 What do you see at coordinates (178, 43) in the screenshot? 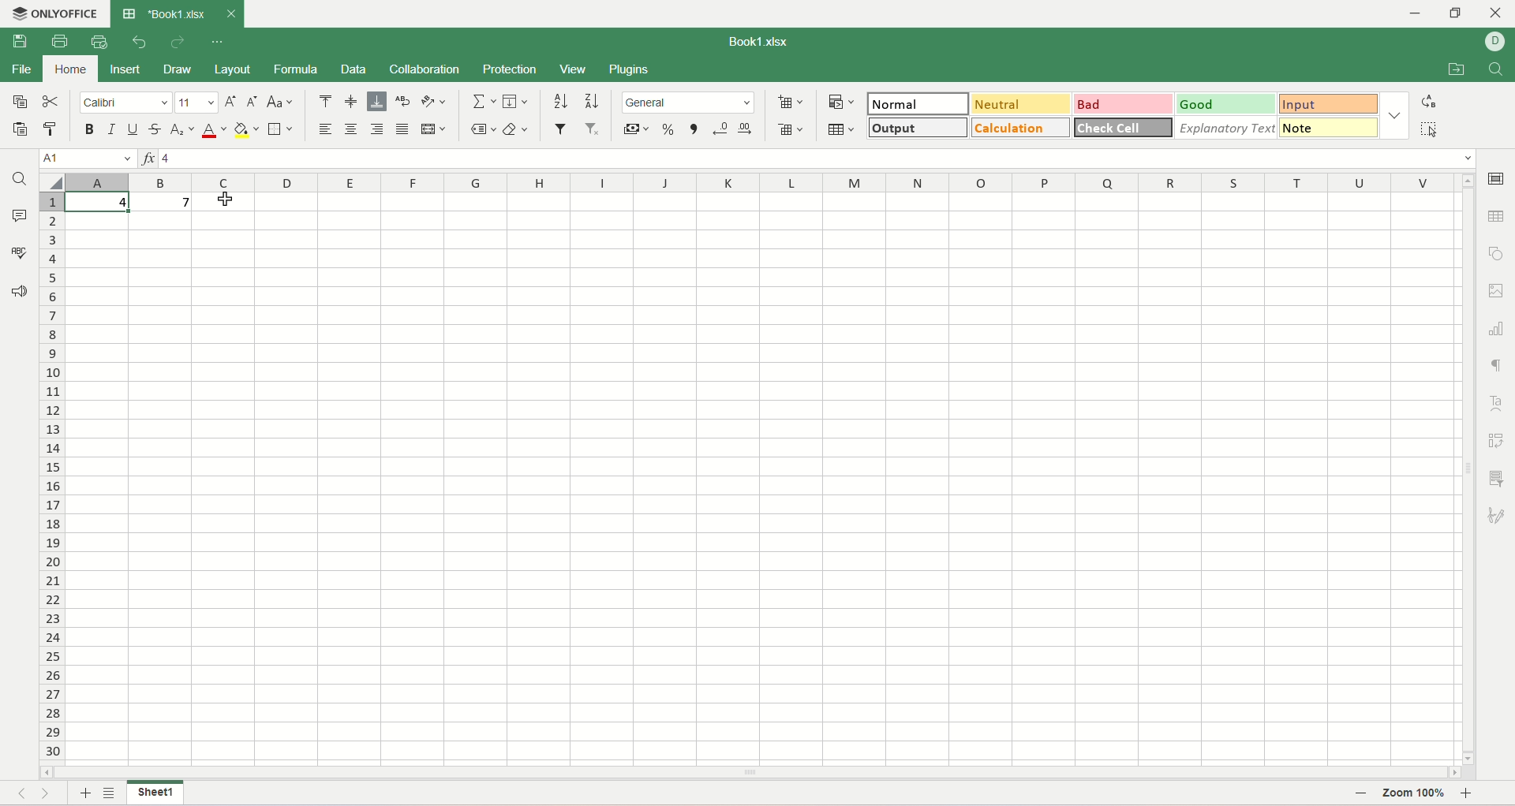
I see `redo` at bounding box center [178, 43].